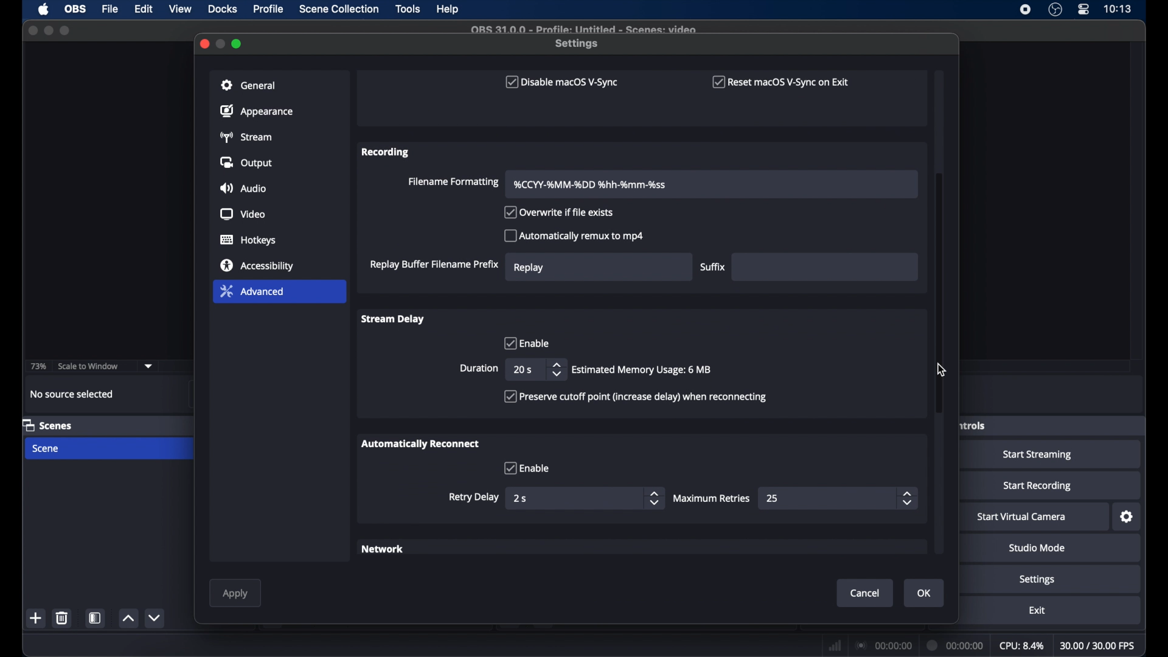 This screenshot has height=657, width=1168. I want to click on help, so click(448, 10).